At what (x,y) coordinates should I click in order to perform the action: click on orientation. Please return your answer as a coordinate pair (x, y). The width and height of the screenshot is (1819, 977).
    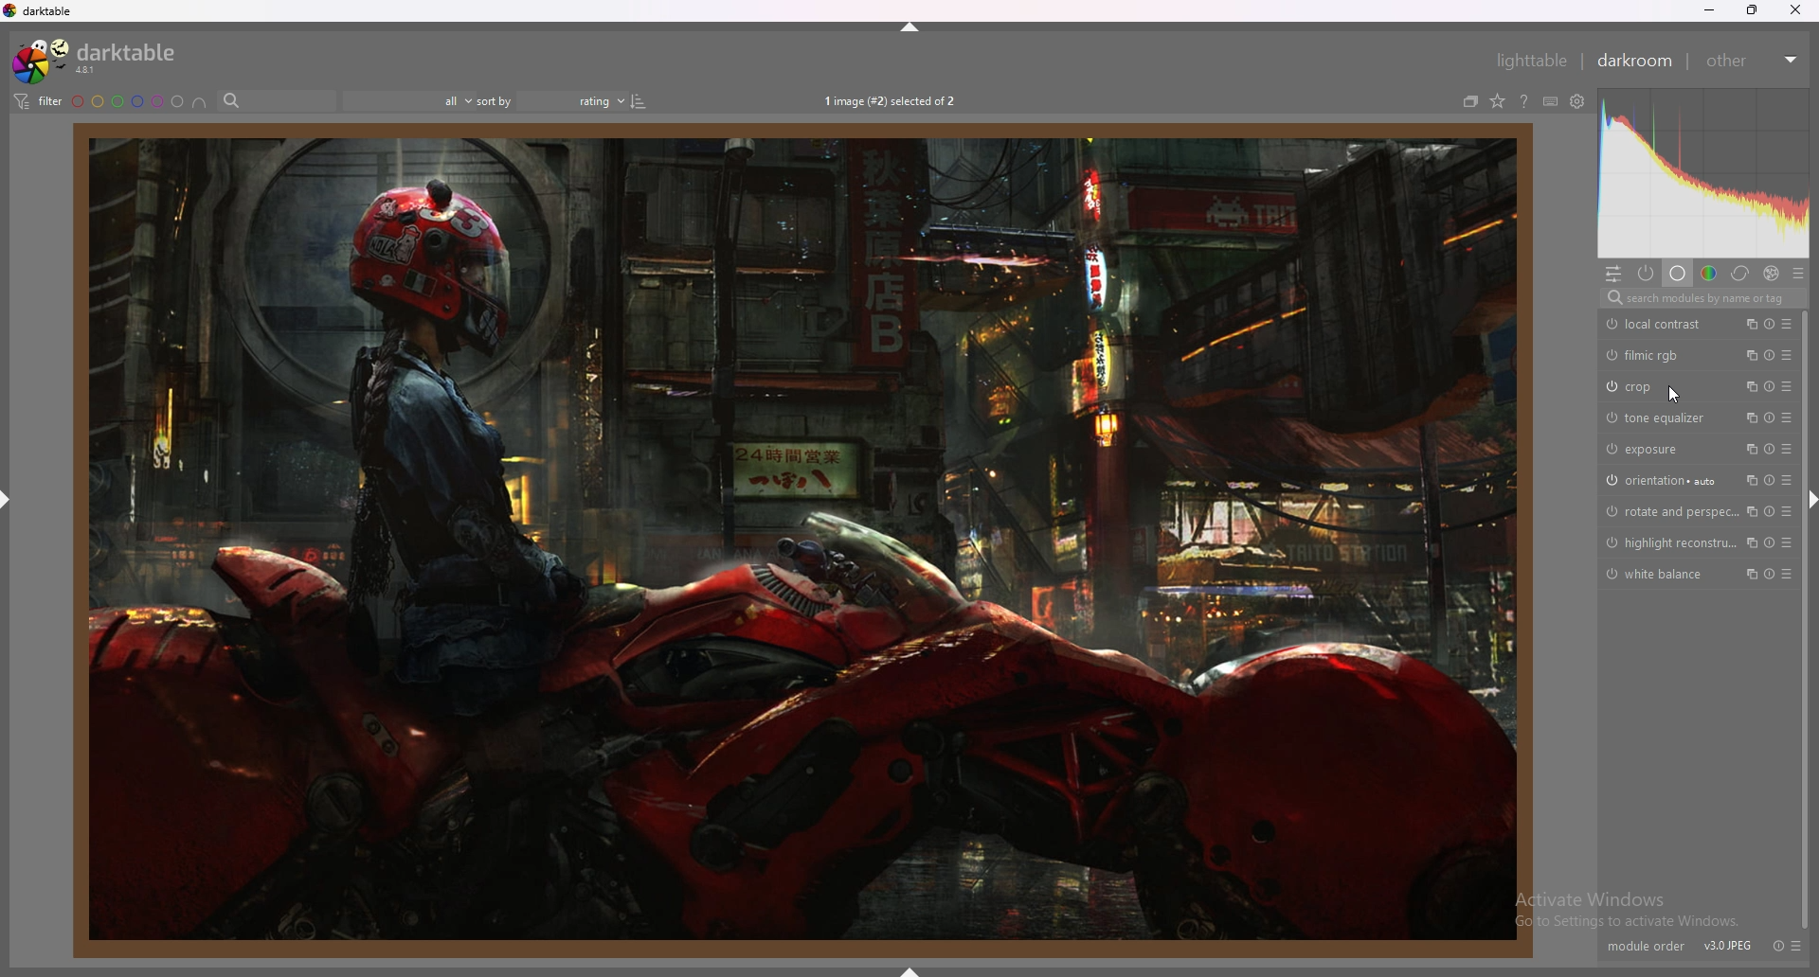
    Looking at the image, I should click on (1665, 480).